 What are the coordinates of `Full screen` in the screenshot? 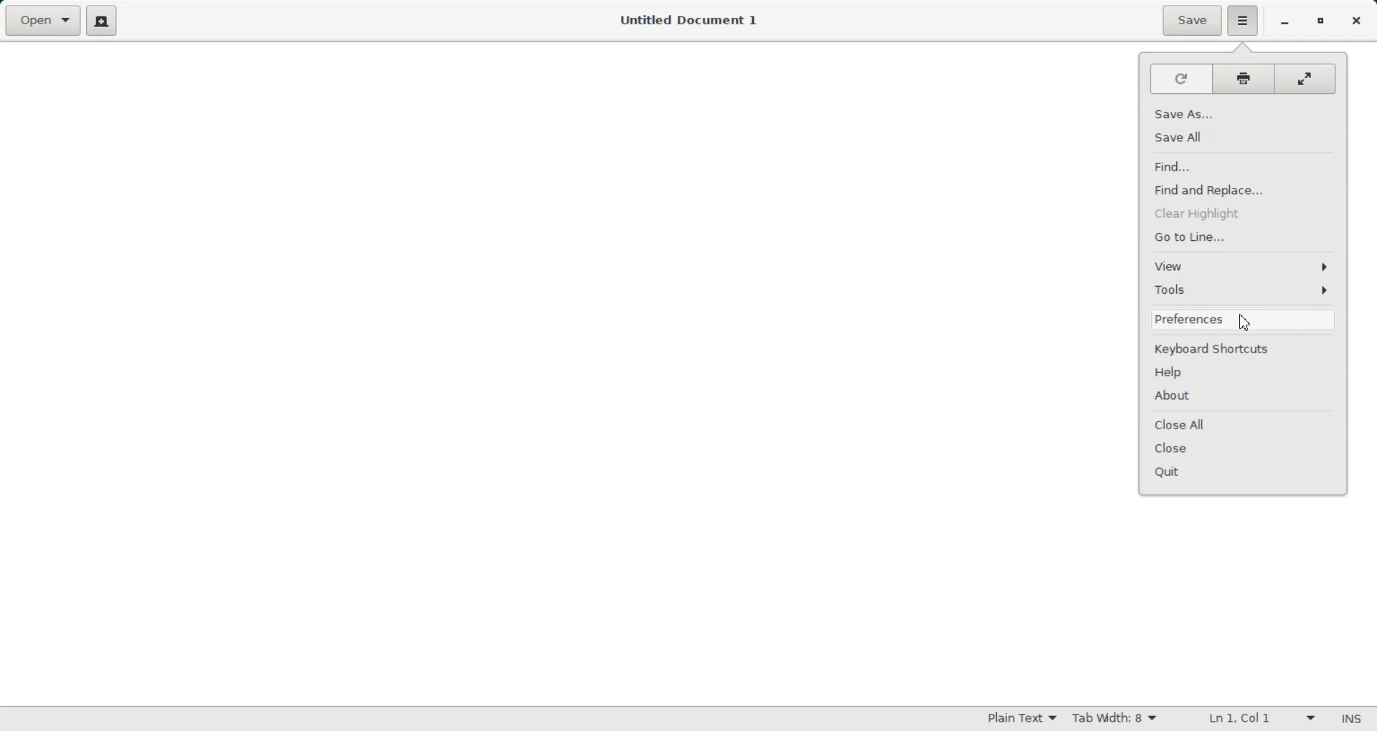 It's located at (1309, 78).